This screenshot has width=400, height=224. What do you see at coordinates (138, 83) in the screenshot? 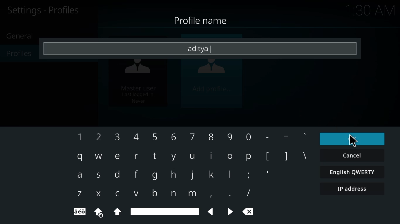
I see `master user` at bounding box center [138, 83].